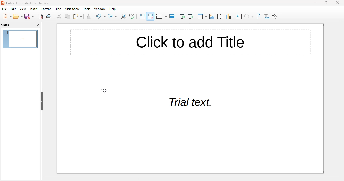  What do you see at coordinates (212, 16) in the screenshot?
I see `insert image` at bounding box center [212, 16].